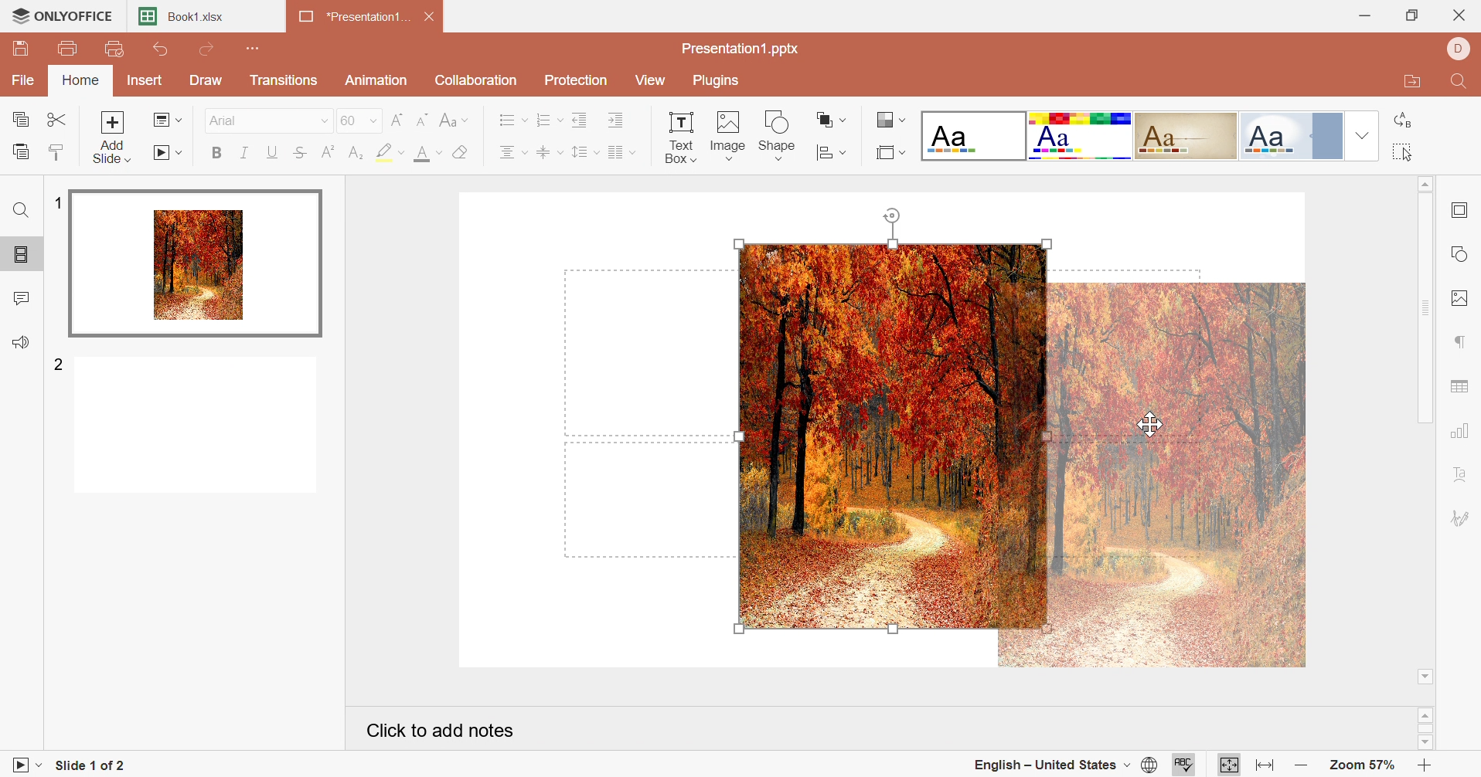 Image resolution: width=1481 pixels, height=777 pixels. Describe the element at coordinates (115, 49) in the screenshot. I see `Quick print` at that location.